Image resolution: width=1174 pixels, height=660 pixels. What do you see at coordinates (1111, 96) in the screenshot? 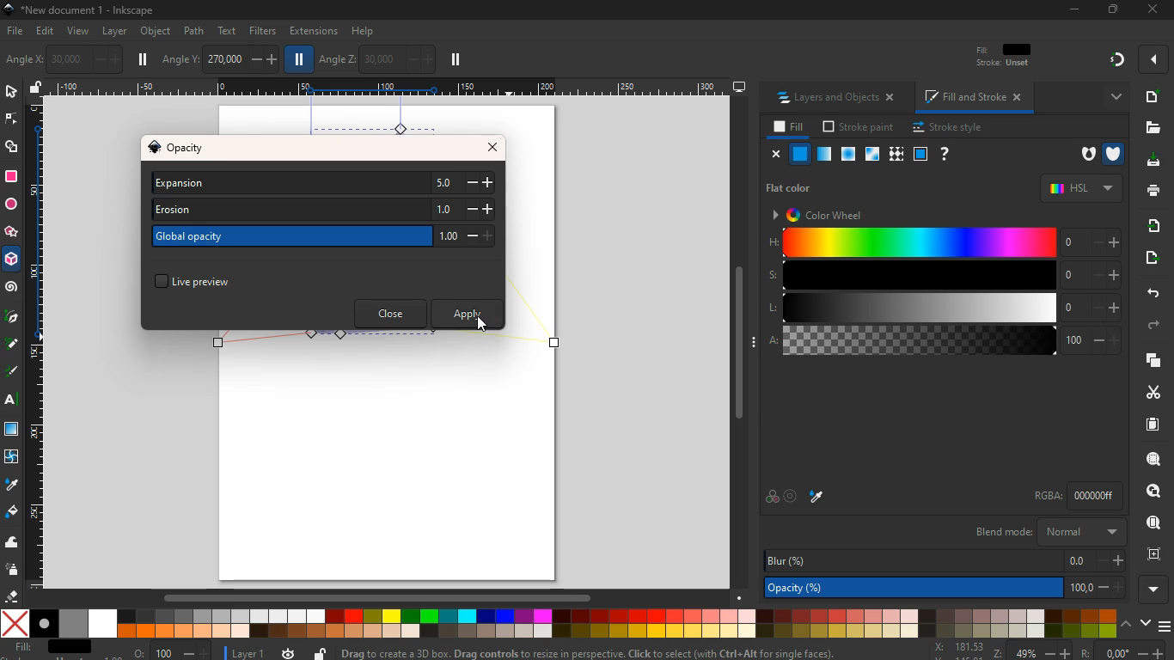
I see `more` at bounding box center [1111, 96].